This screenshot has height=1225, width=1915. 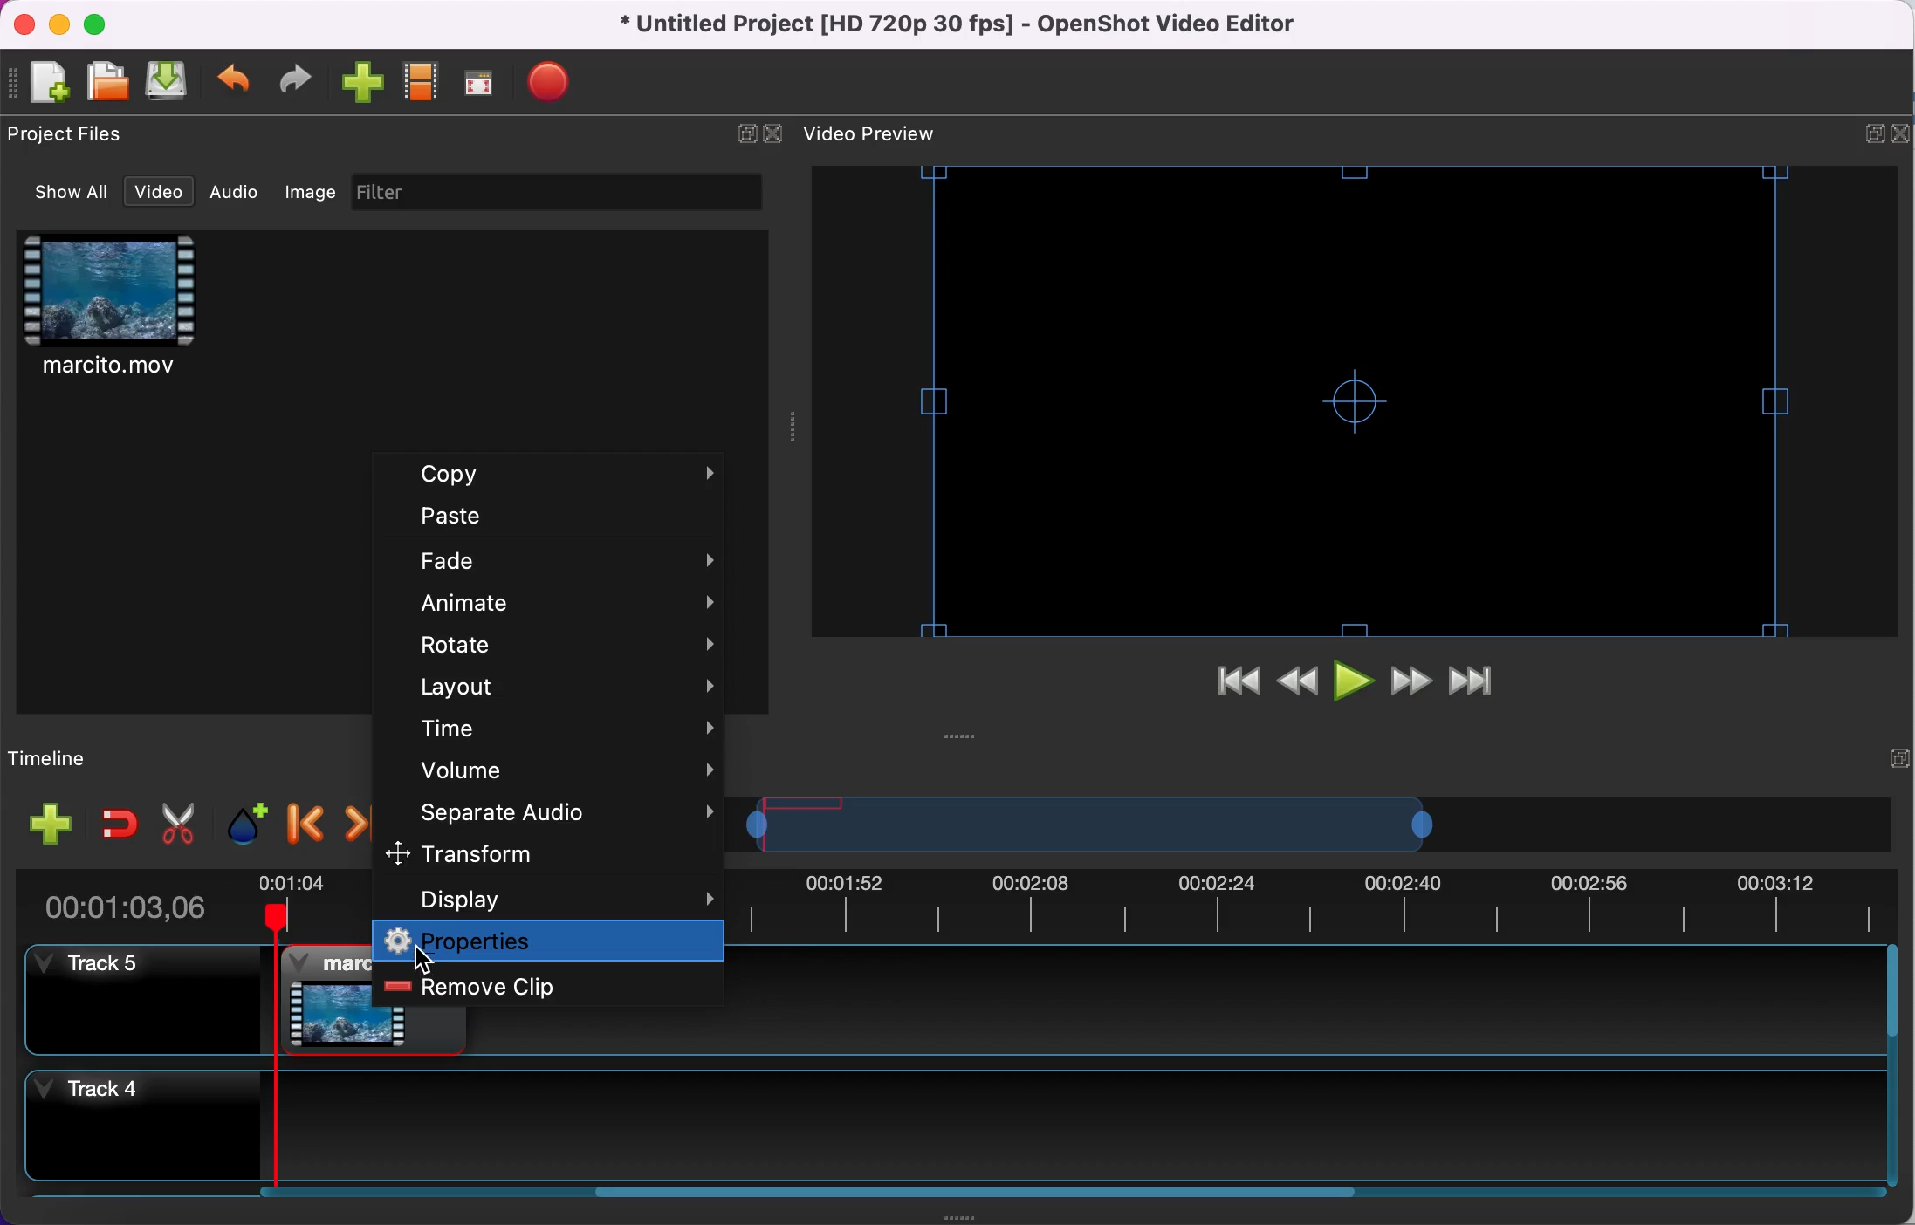 I want to click on audio, so click(x=242, y=195).